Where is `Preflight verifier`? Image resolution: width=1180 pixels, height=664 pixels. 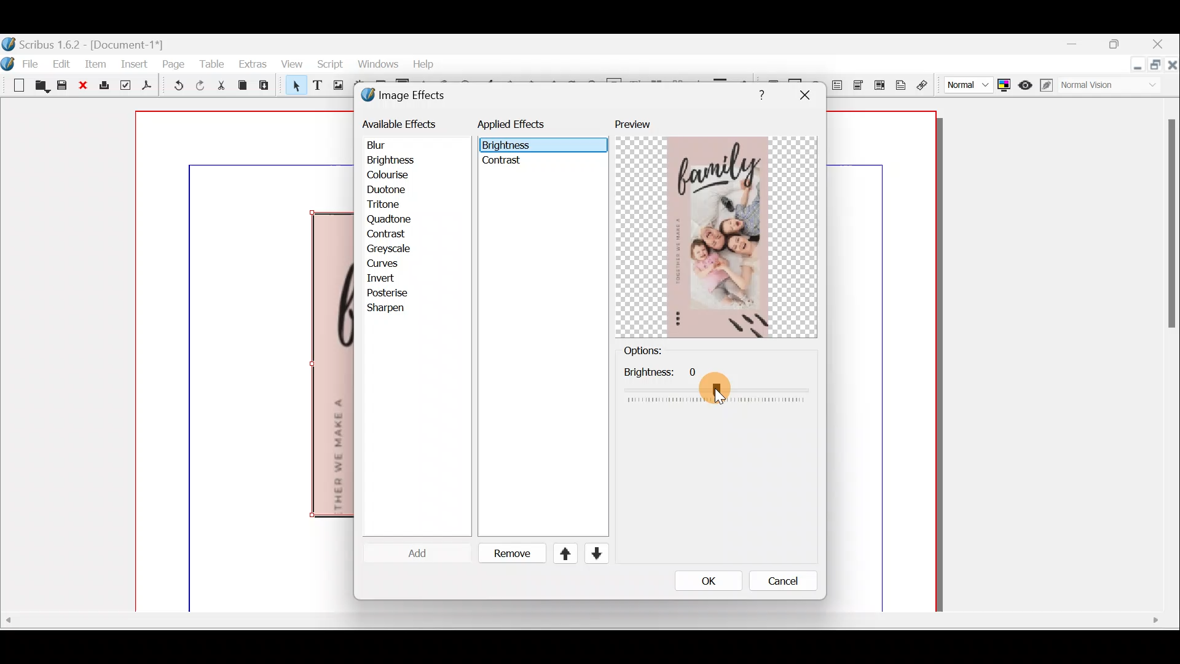 Preflight verifier is located at coordinates (125, 87).